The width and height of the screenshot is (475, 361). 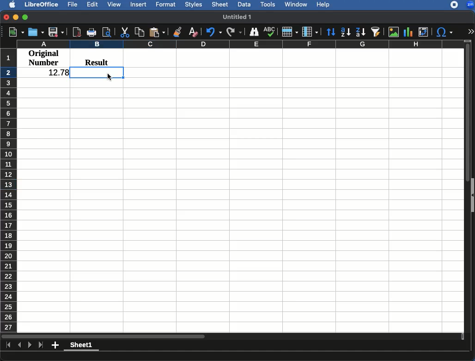 What do you see at coordinates (239, 44) in the screenshot?
I see `Columns` at bounding box center [239, 44].